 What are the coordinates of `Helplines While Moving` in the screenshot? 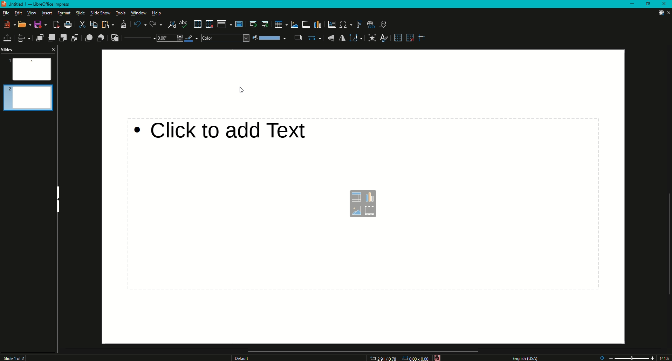 It's located at (424, 38).